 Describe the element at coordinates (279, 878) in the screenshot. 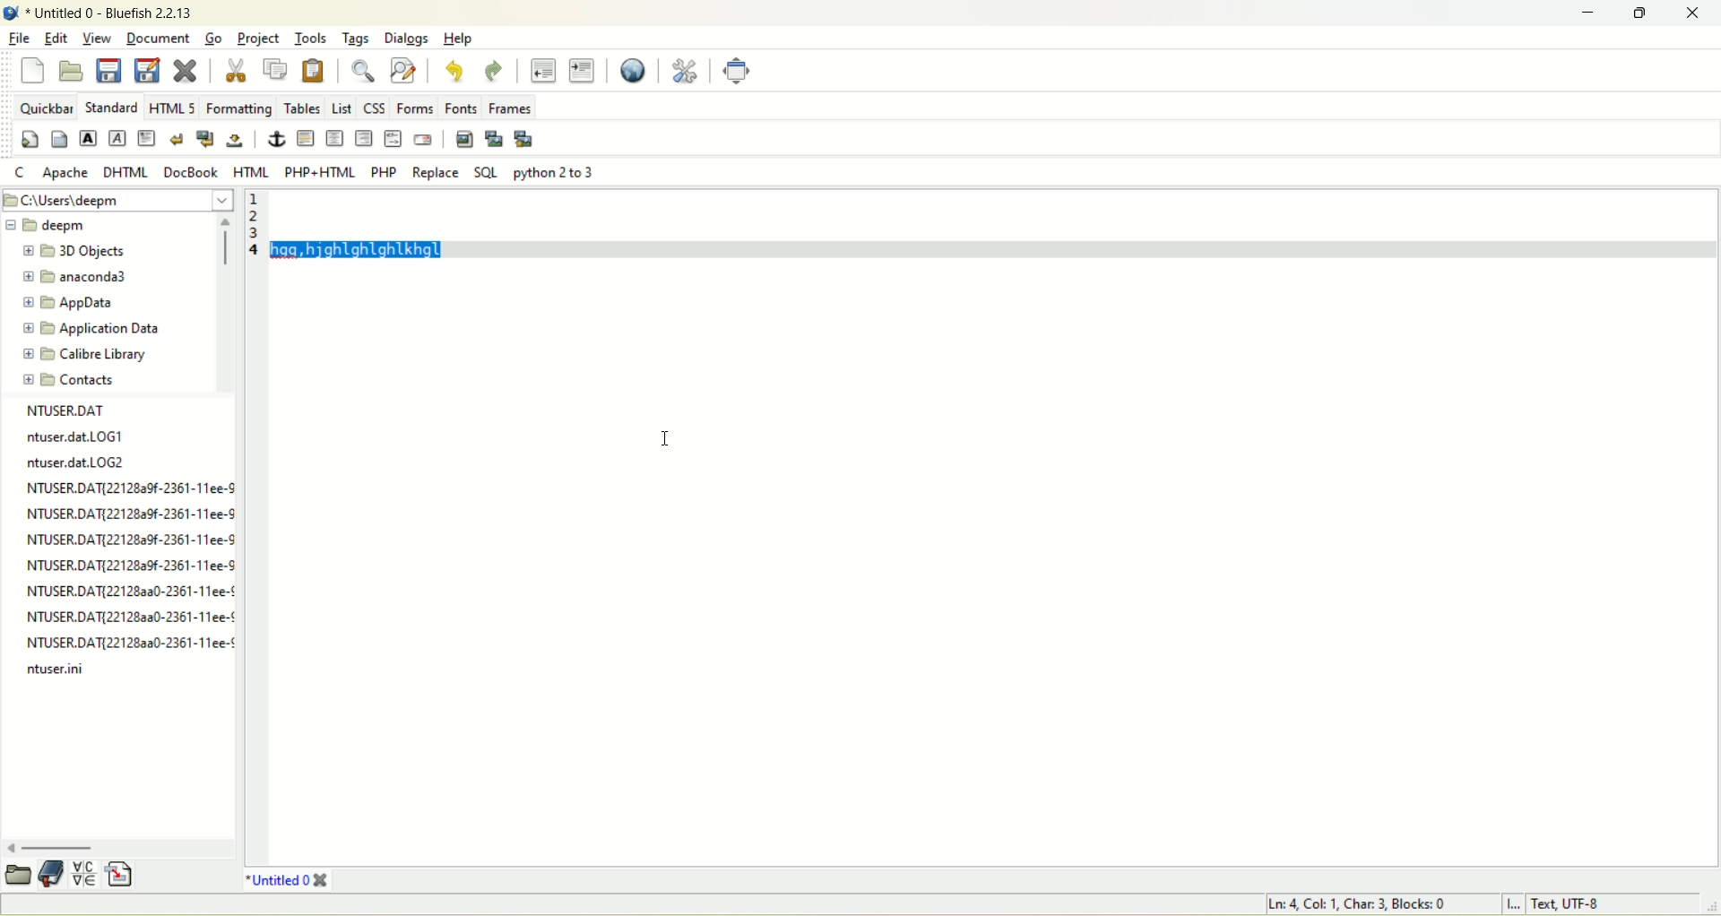

I see `document tab` at that location.